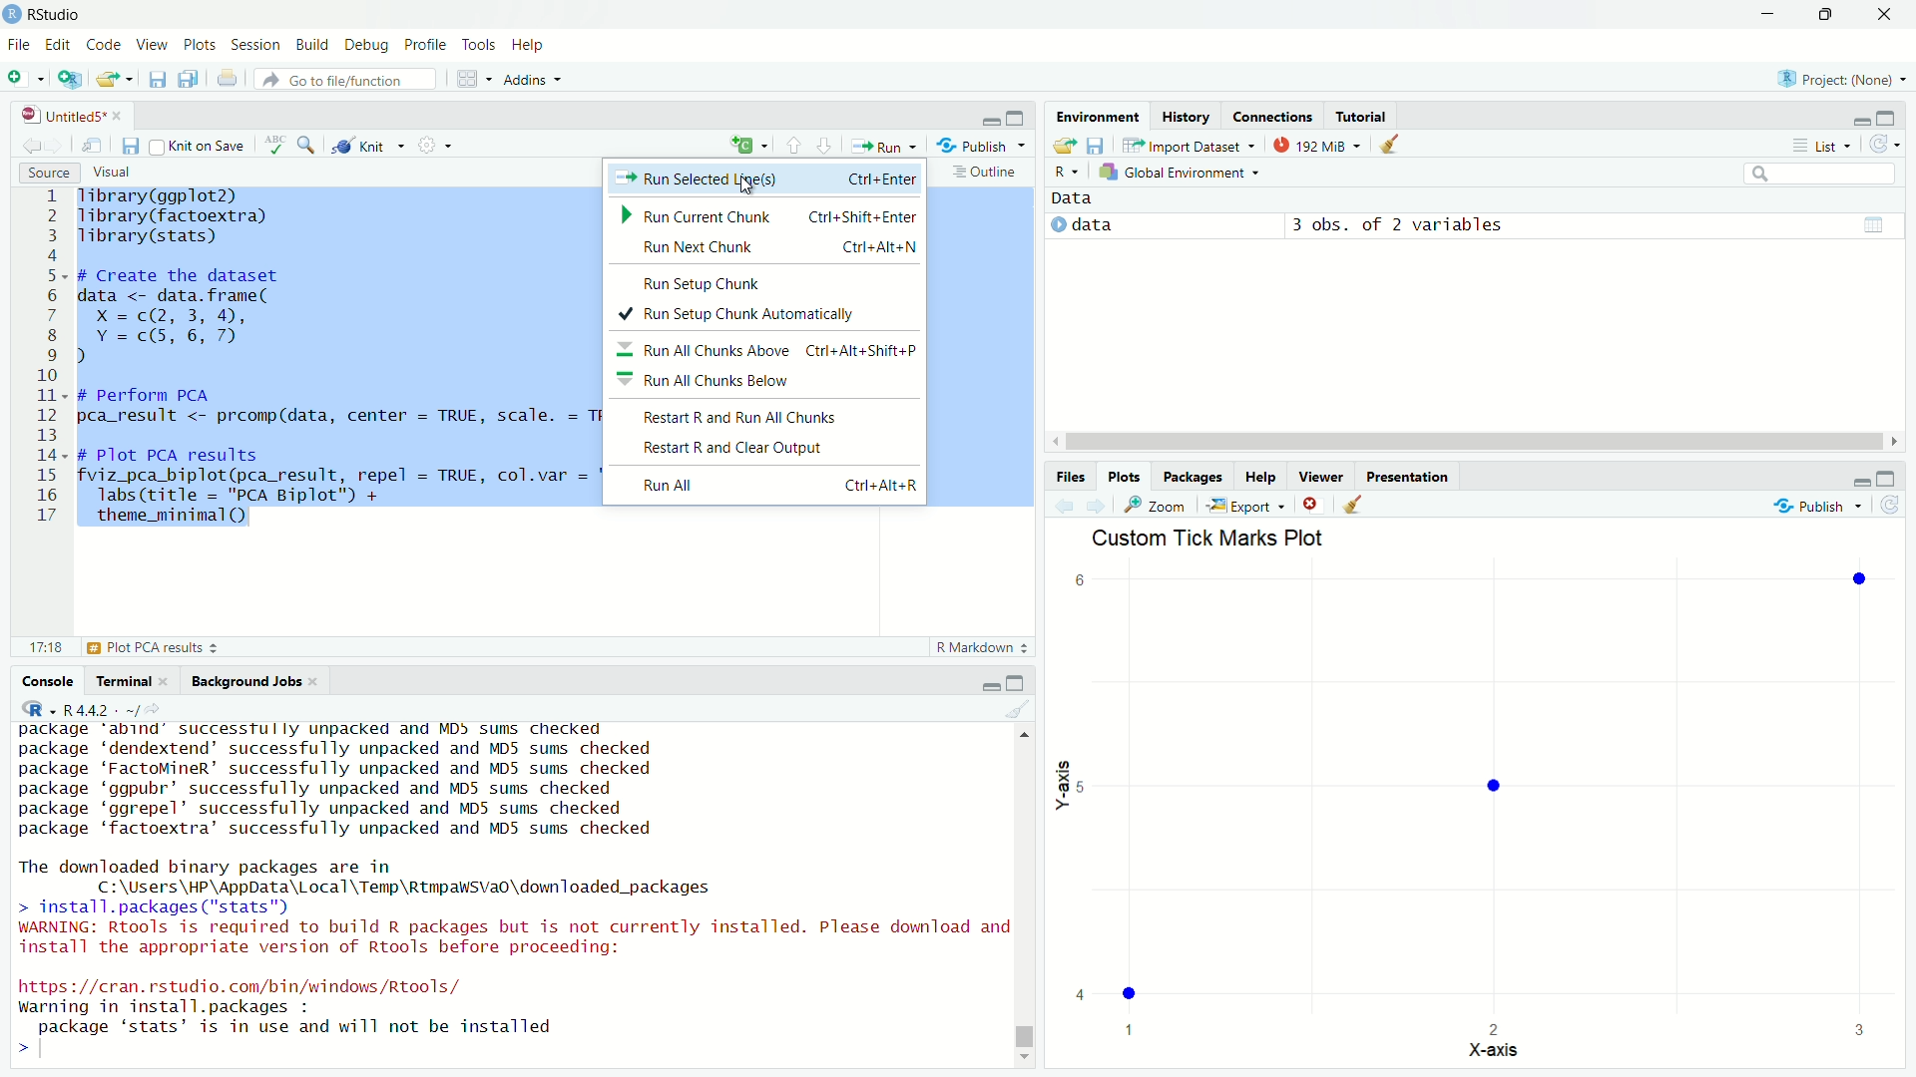  What do you see at coordinates (132, 146) in the screenshot?
I see `save current document` at bounding box center [132, 146].